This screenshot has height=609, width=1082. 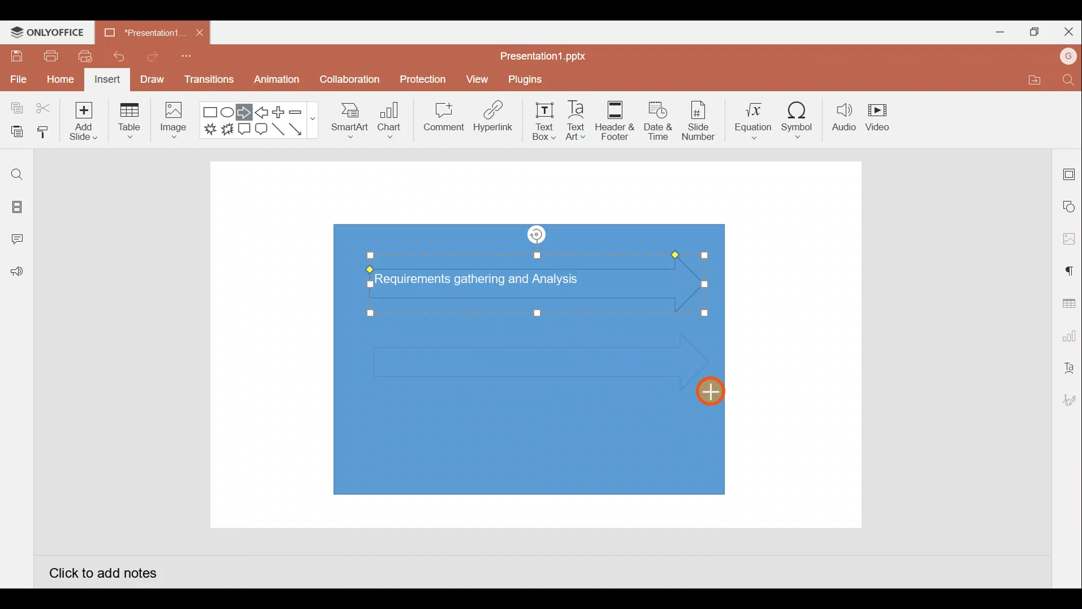 I want to click on Text Art, so click(x=580, y=118).